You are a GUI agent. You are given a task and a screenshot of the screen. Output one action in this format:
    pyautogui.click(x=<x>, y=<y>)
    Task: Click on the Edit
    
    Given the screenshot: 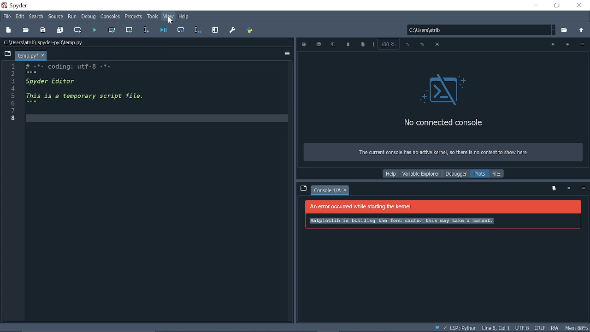 What is the action you would take?
    pyautogui.click(x=20, y=16)
    